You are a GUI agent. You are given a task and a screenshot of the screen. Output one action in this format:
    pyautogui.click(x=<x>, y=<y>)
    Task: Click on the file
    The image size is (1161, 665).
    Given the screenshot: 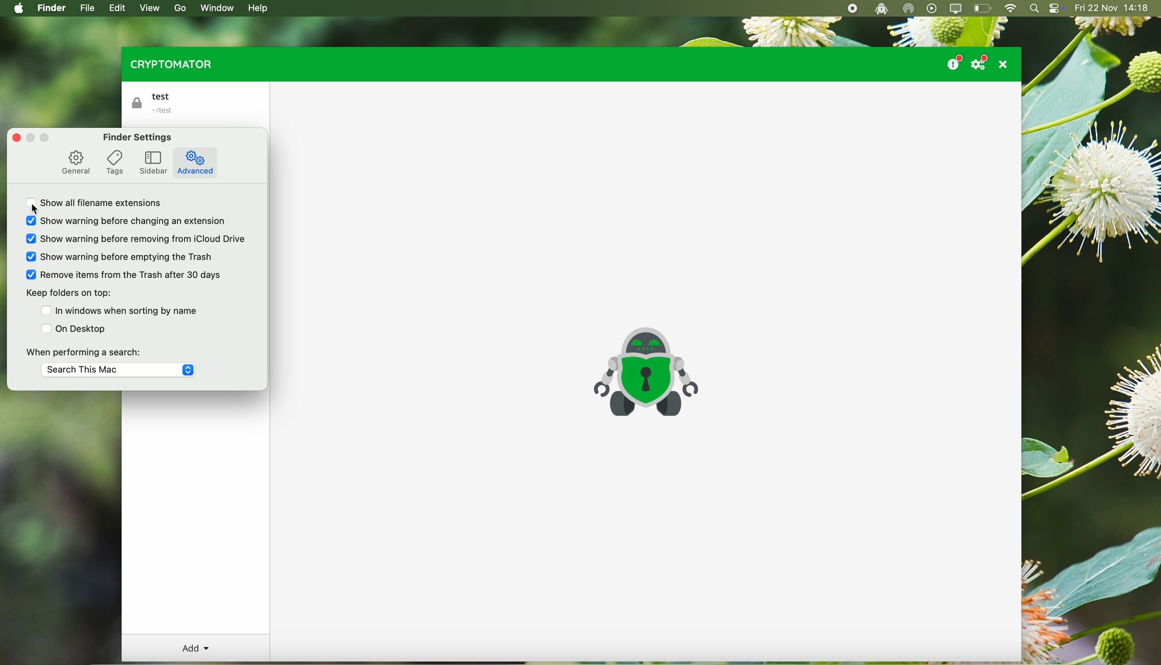 What is the action you would take?
    pyautogui.click(x=88, y=9)
    